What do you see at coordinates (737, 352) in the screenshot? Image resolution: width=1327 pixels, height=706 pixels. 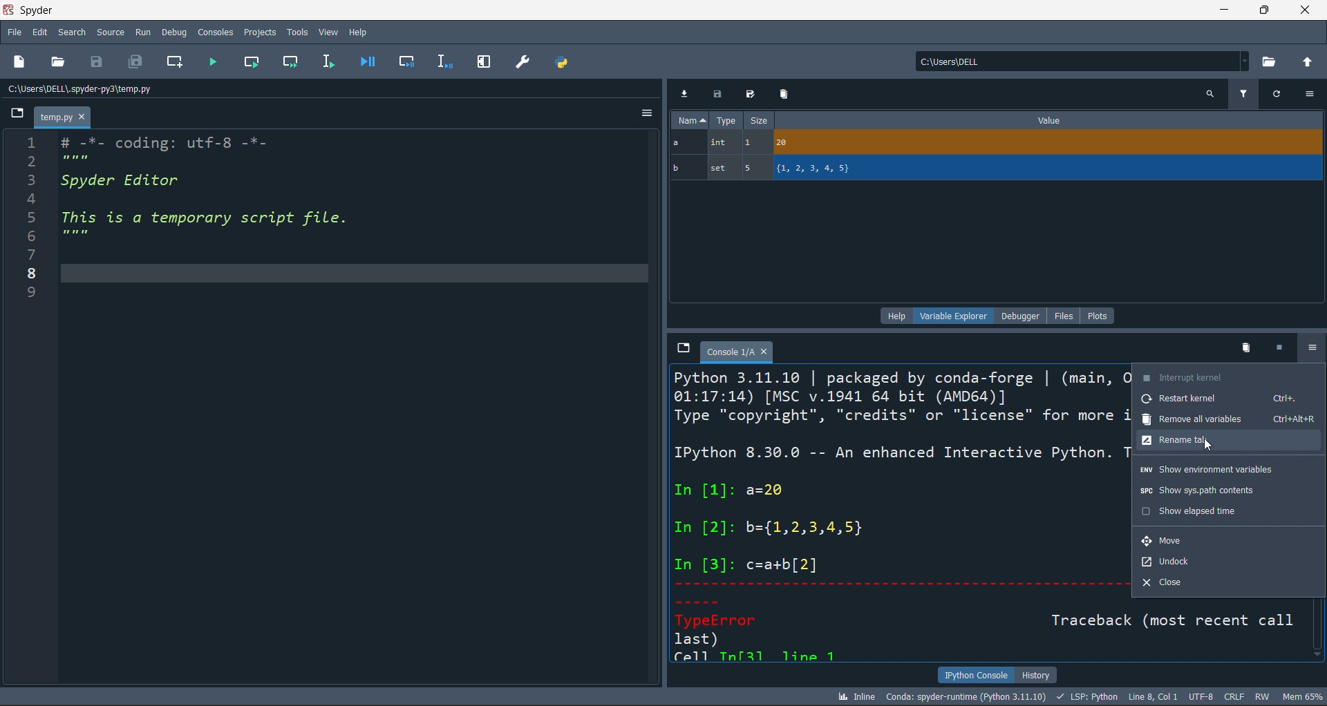 I see `console 1/A` at bounding box center [737, 352].